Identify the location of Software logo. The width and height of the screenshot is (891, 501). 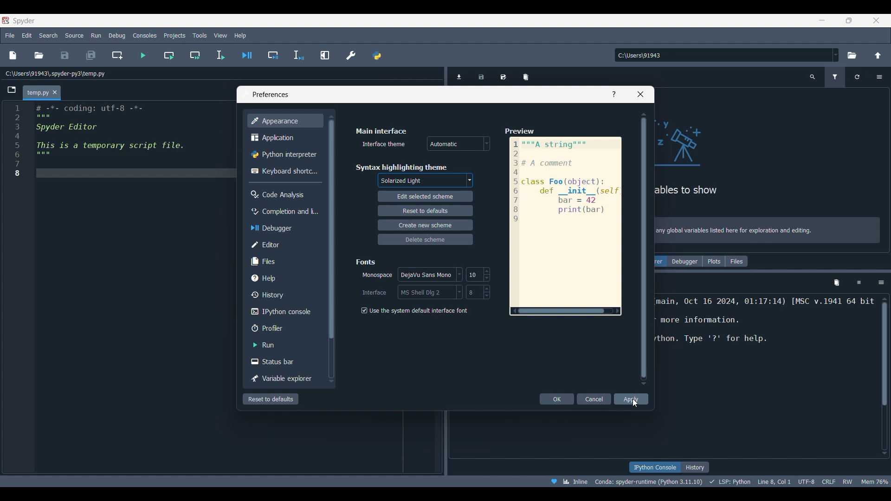
(6, 20).